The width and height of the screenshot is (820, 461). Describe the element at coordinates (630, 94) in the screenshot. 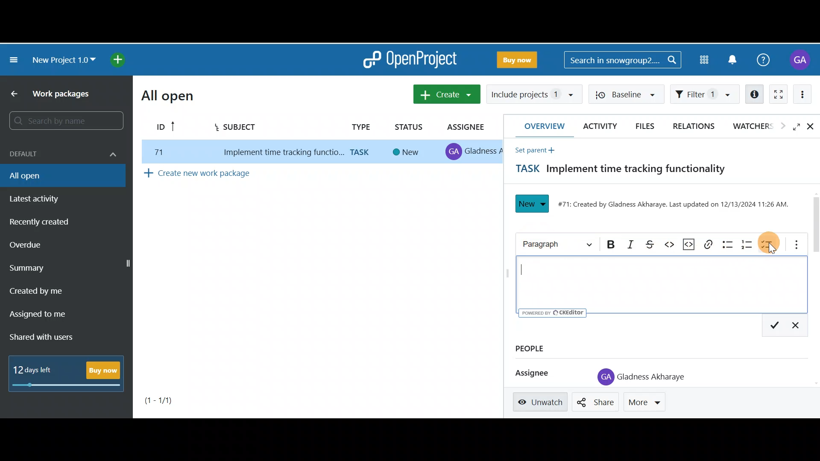

I see `Baseline` at that location.